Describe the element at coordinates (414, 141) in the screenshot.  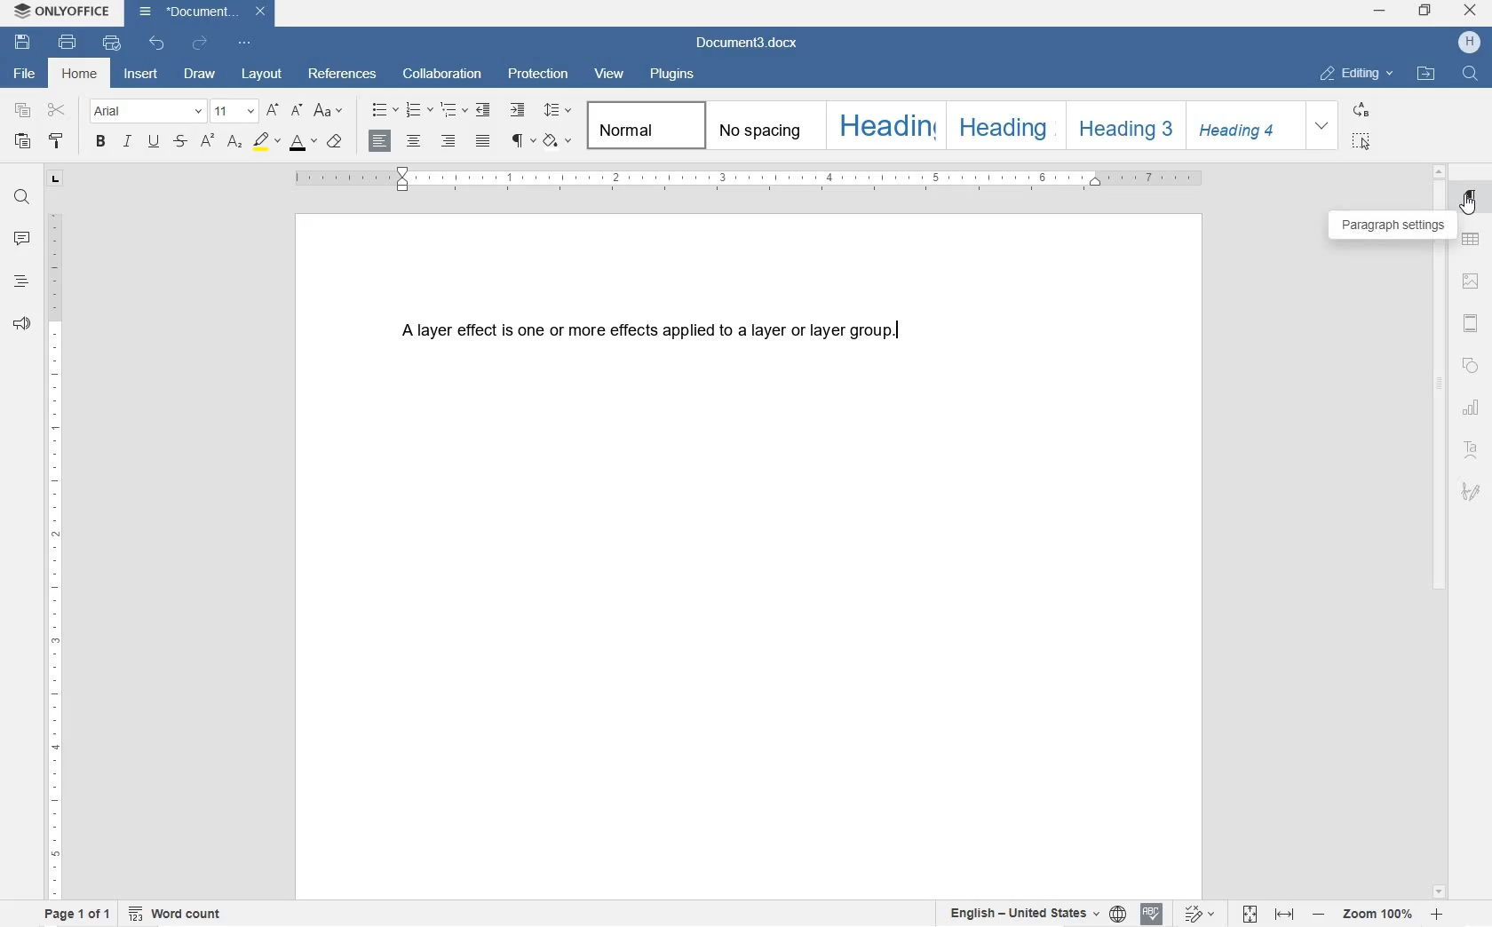
I see `ALIGN CENTER` at that location.